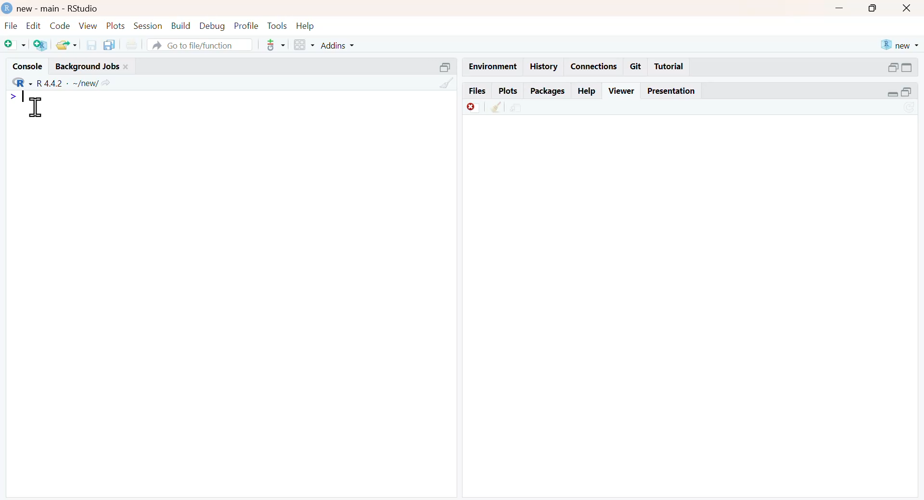 This screenshot has height=500, width=924. Describe the element at coordinates (497, 107) in the screenshot. I see `clear console` at that location.